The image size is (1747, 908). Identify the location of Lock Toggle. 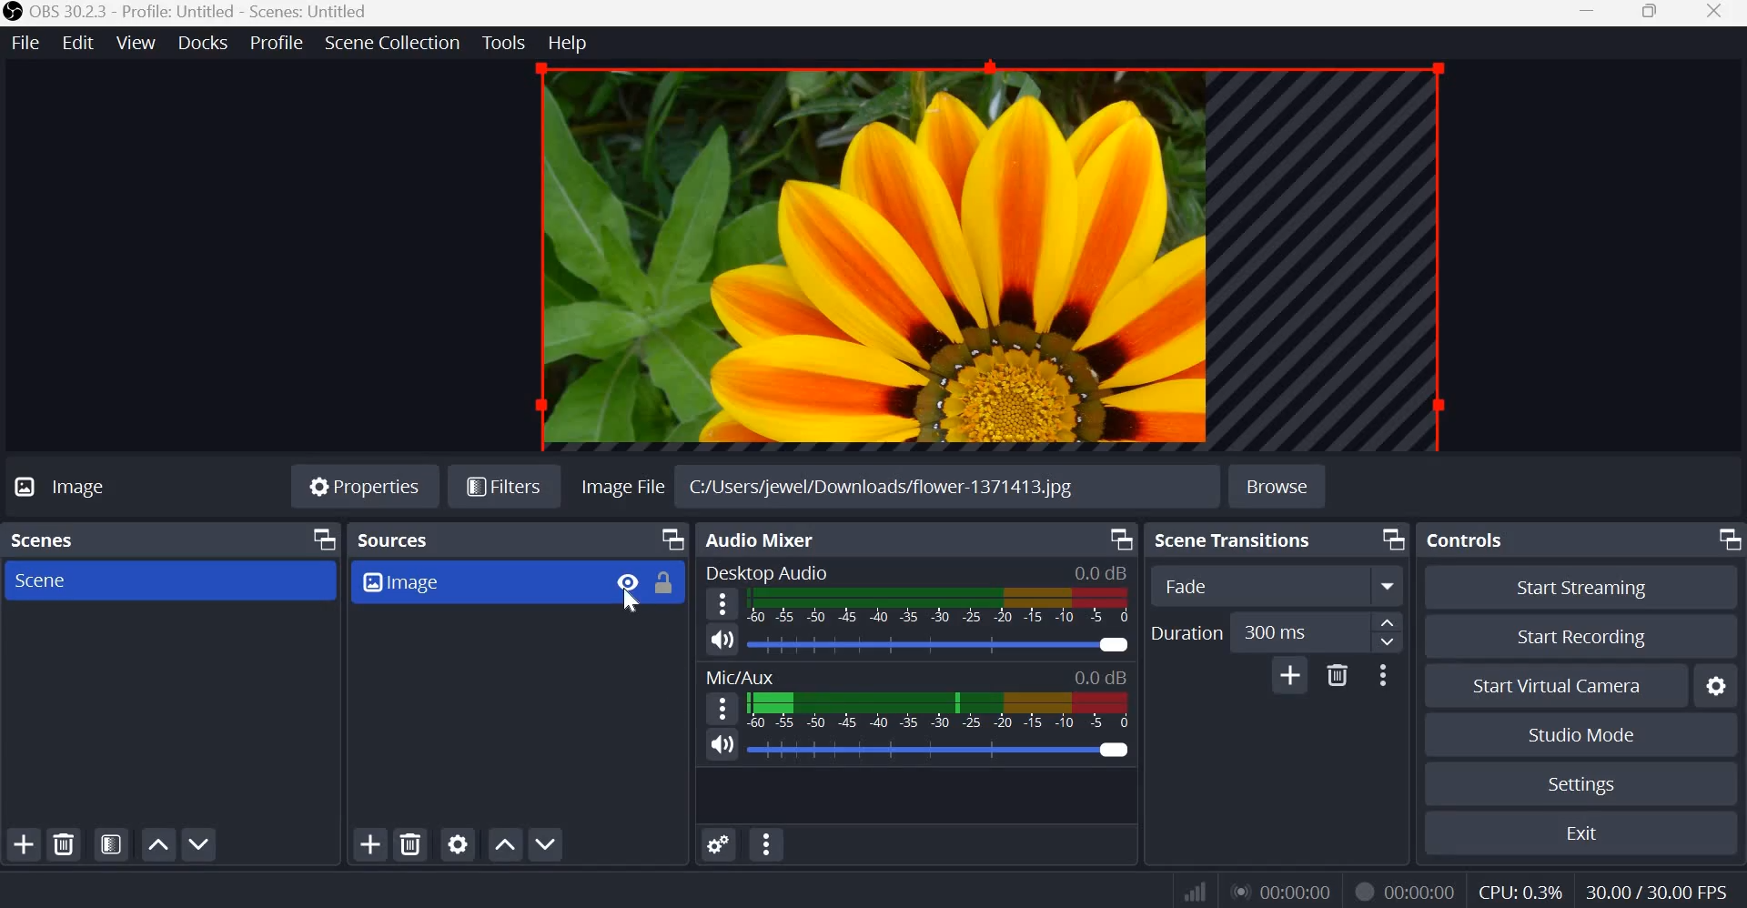
(665, 584).